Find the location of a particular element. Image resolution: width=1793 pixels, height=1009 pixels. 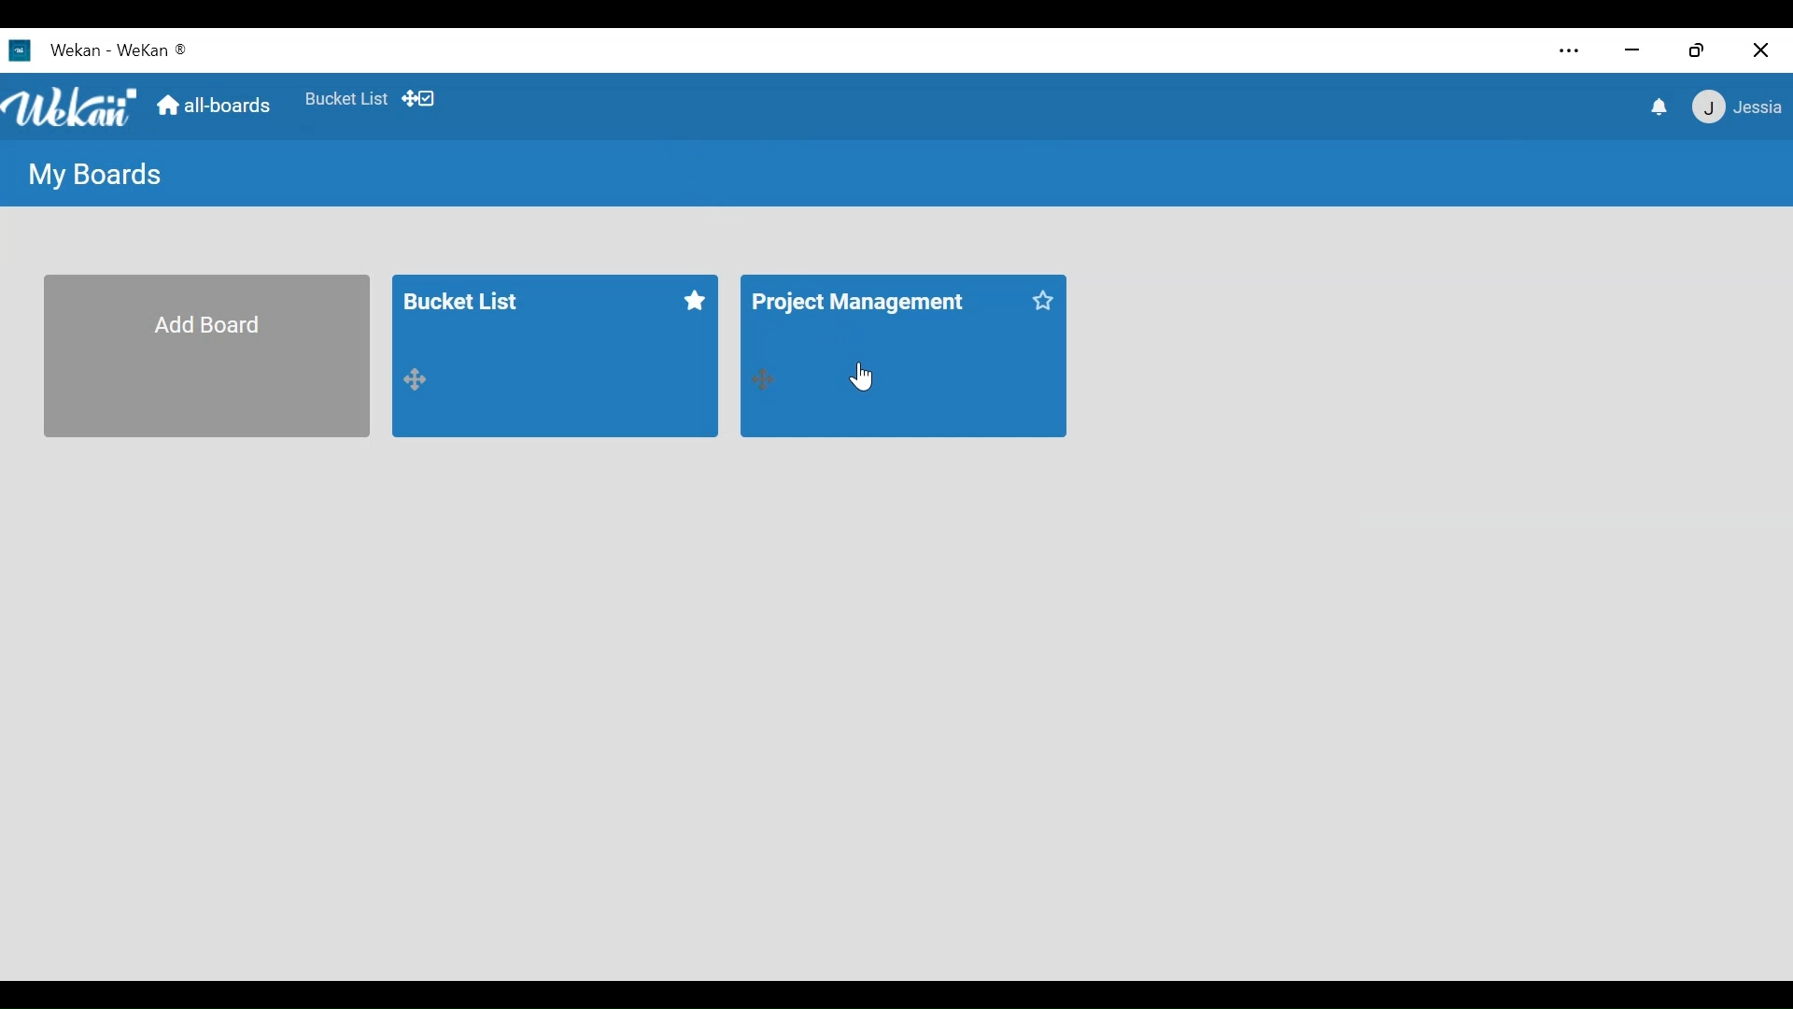

Wekan Desktop Icon is located at coordinates (104, 52).